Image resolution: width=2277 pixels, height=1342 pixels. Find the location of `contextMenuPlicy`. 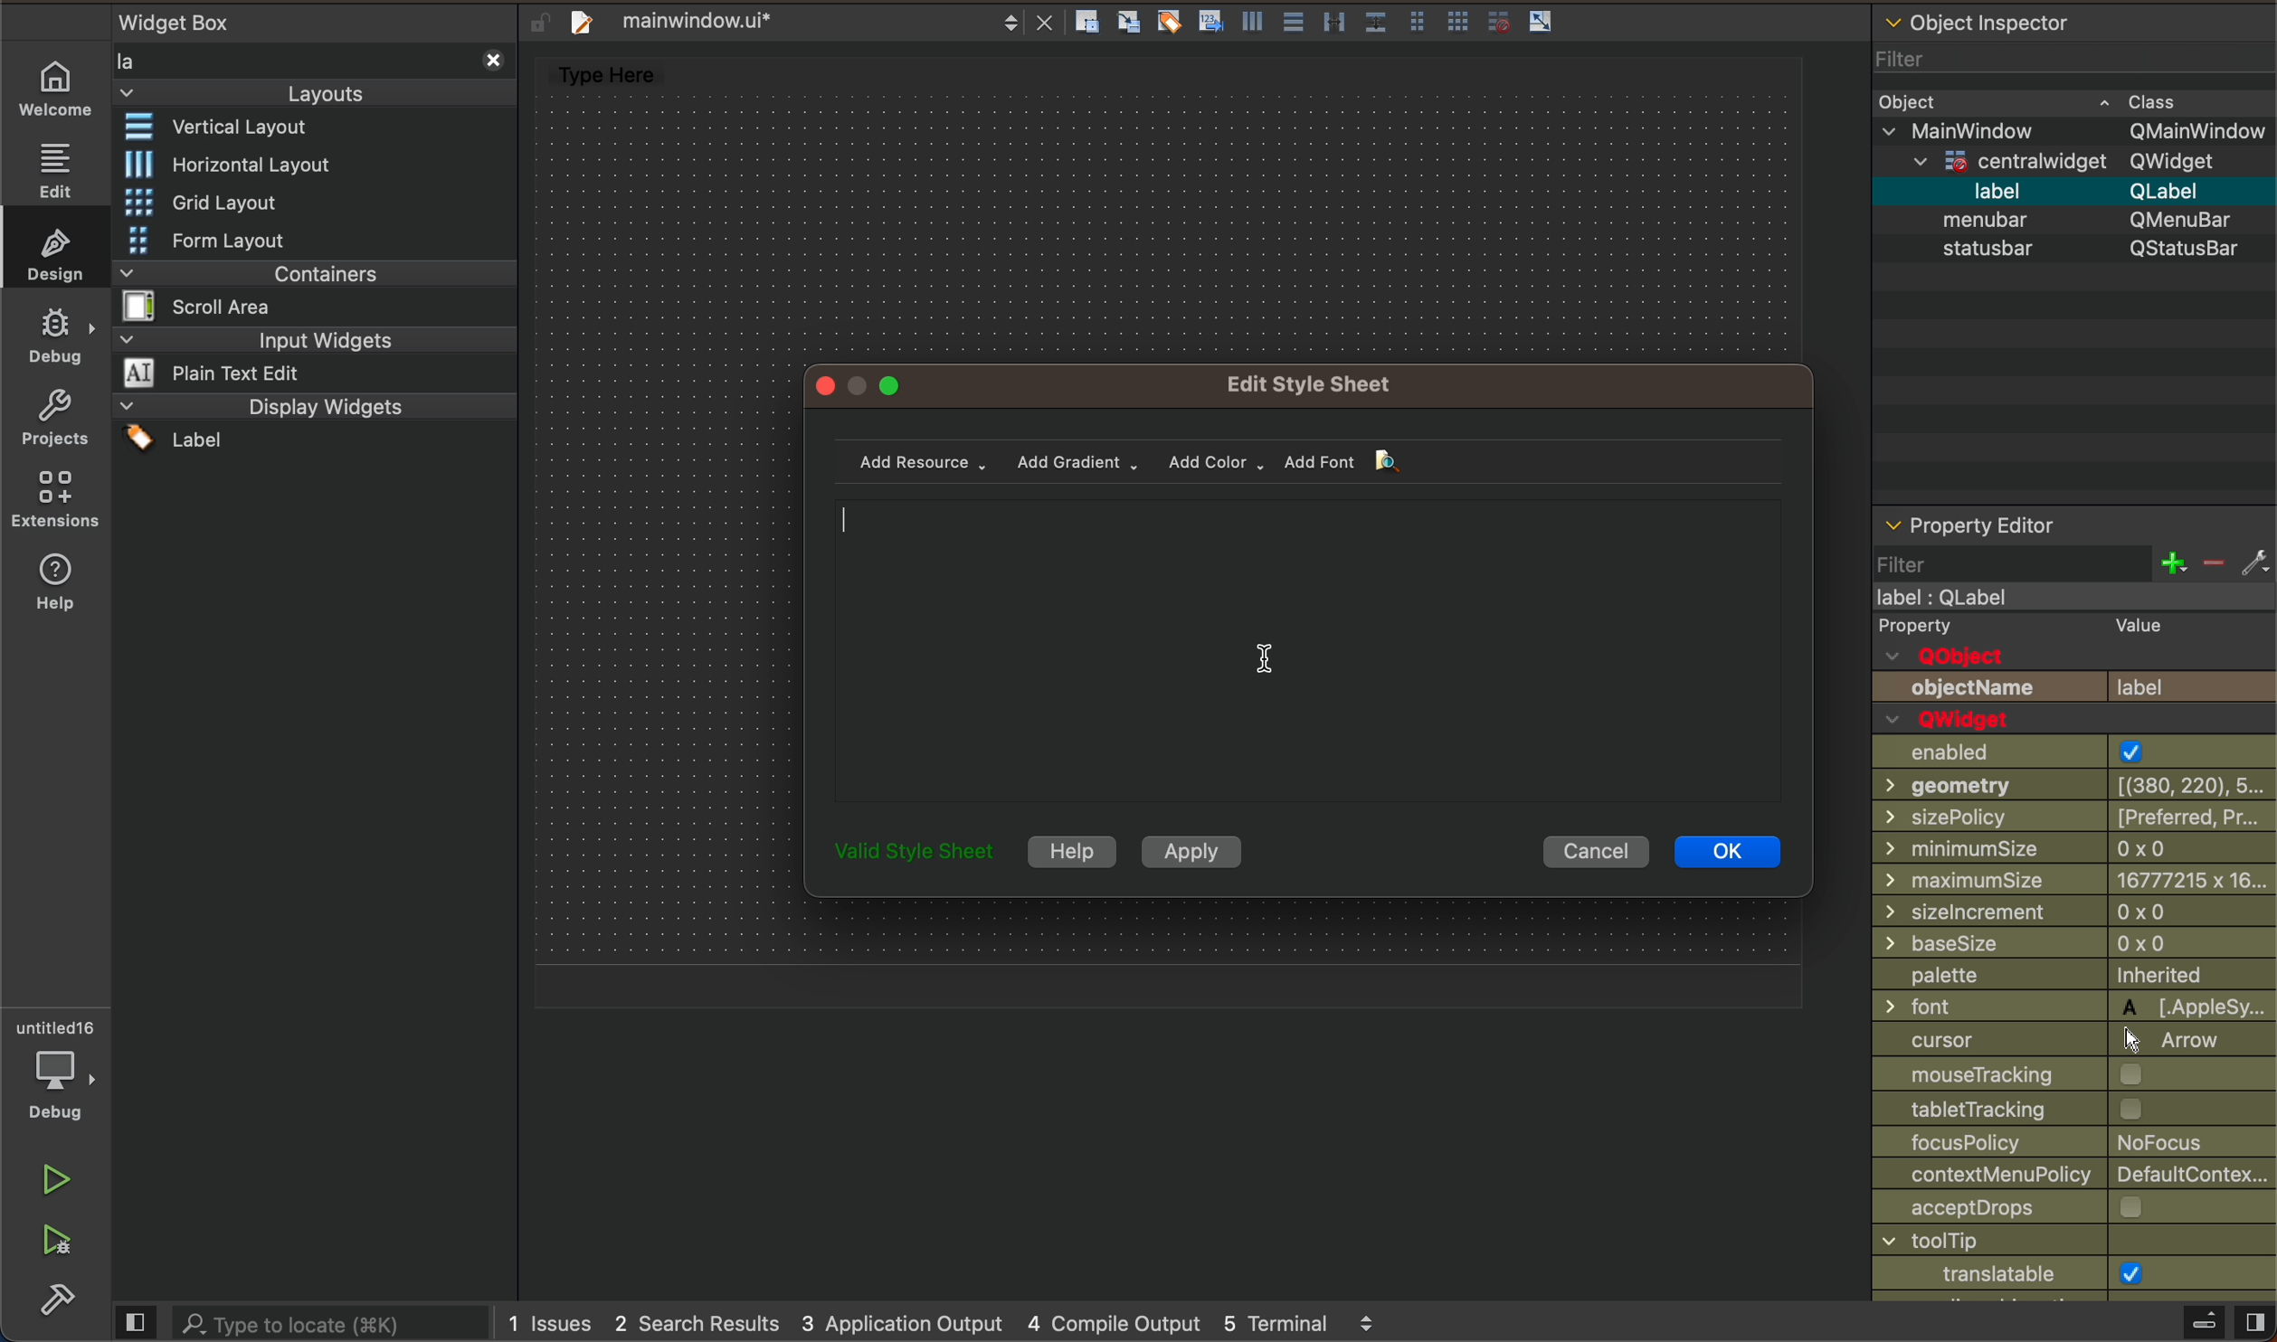

contextMenuPlicy is located at coordinates (2075, 1177).